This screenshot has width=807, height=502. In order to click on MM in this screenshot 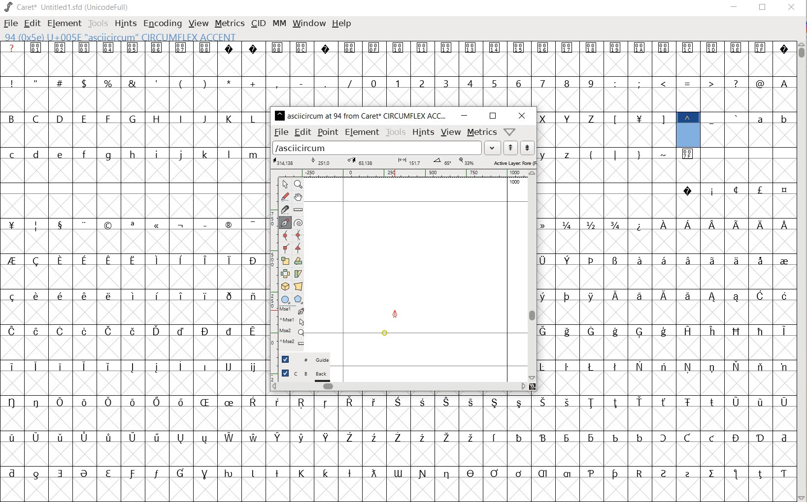, I will do `click(277, 23)`.